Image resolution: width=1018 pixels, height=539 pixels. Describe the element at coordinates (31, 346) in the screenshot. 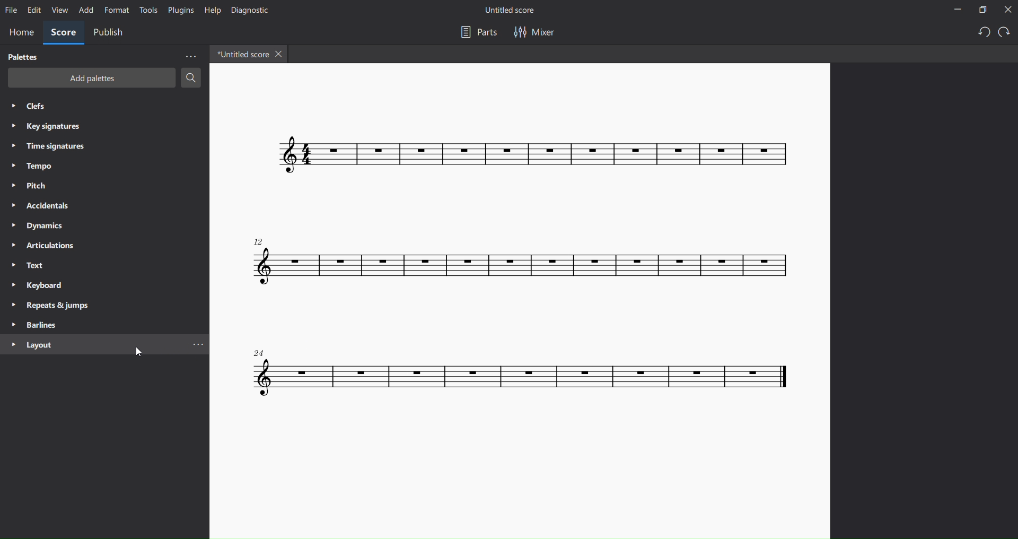

I see `layout` at that location.